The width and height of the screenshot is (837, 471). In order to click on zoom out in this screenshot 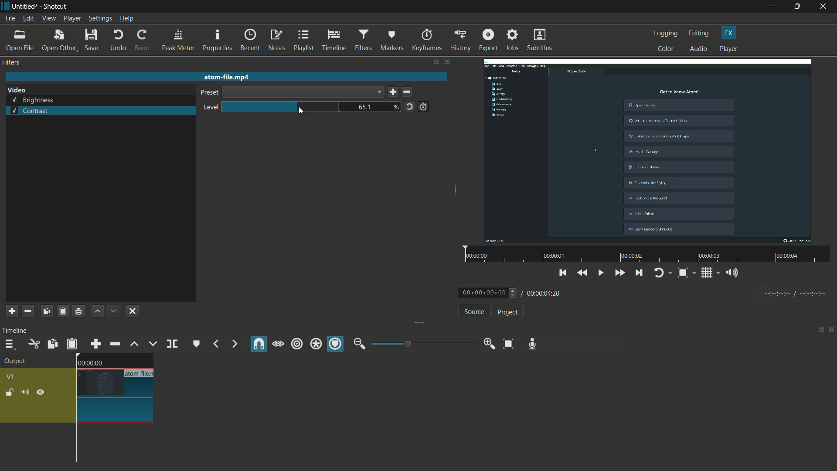, I will do `click(359, 344)`.